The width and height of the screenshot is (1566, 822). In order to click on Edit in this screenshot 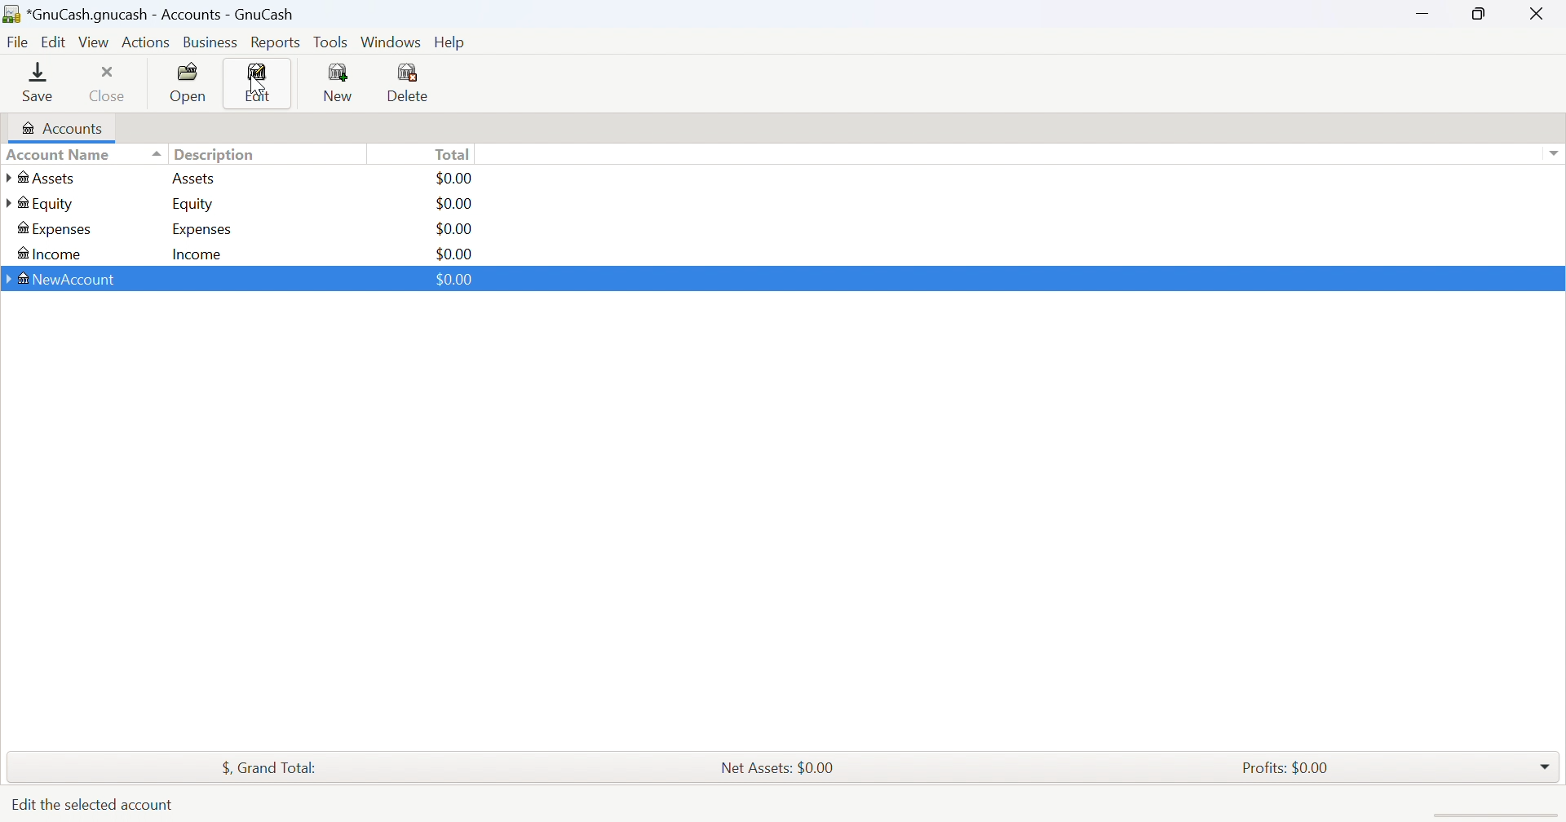, I will do `click(56, 40)`.